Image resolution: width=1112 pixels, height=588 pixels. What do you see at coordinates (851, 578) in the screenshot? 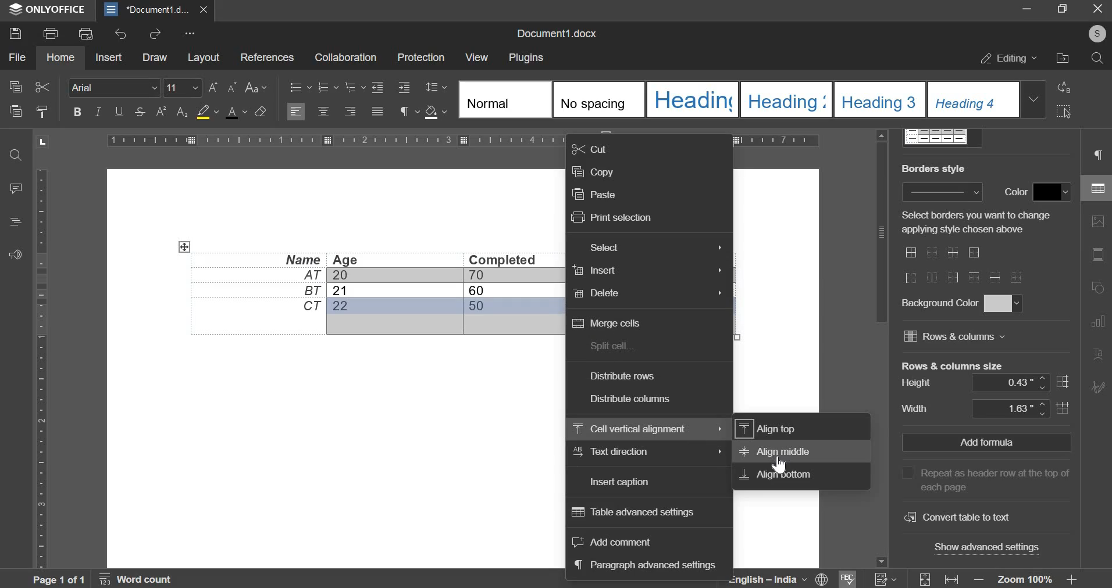
I see `spell check` at bounding box center [851, 578].